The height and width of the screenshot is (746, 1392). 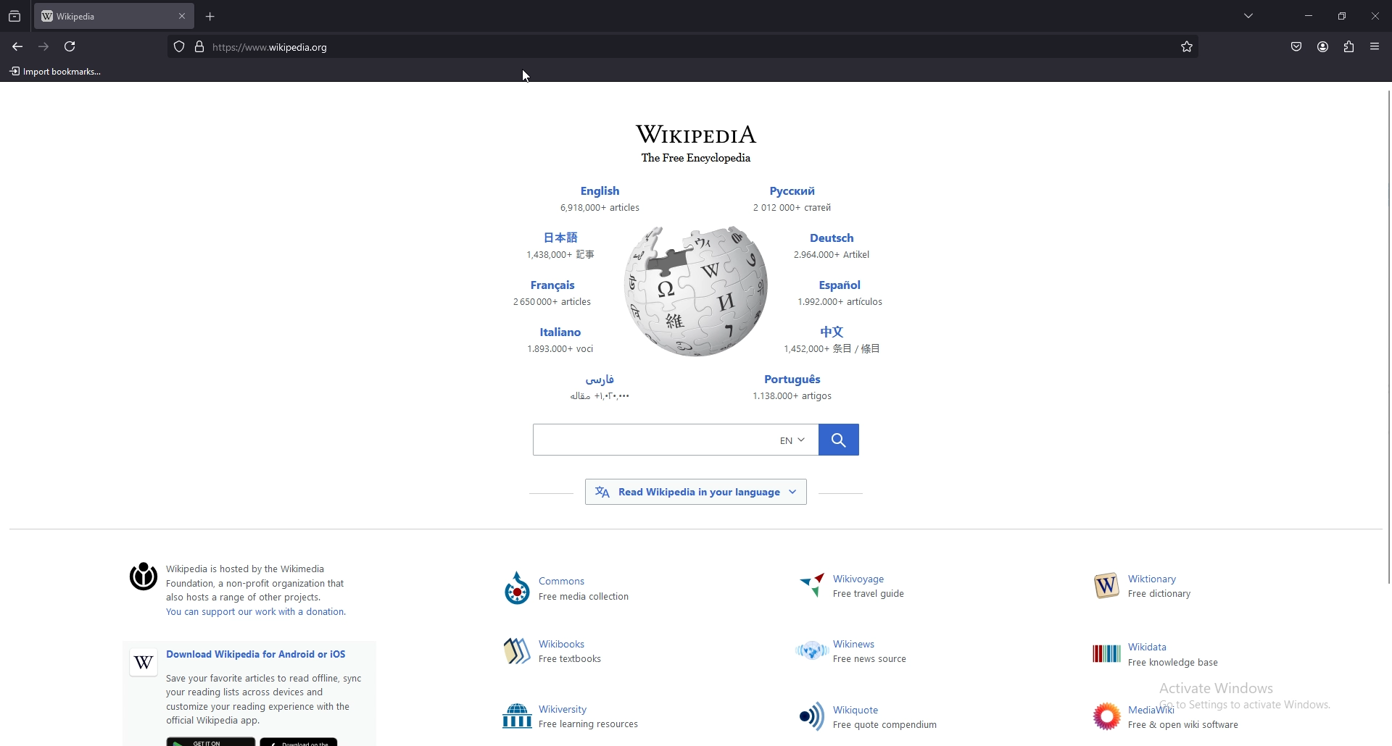 What do you see at coordinates (44, 47) in the screenshot?
I see `forward` at bounding box center [44, 47].